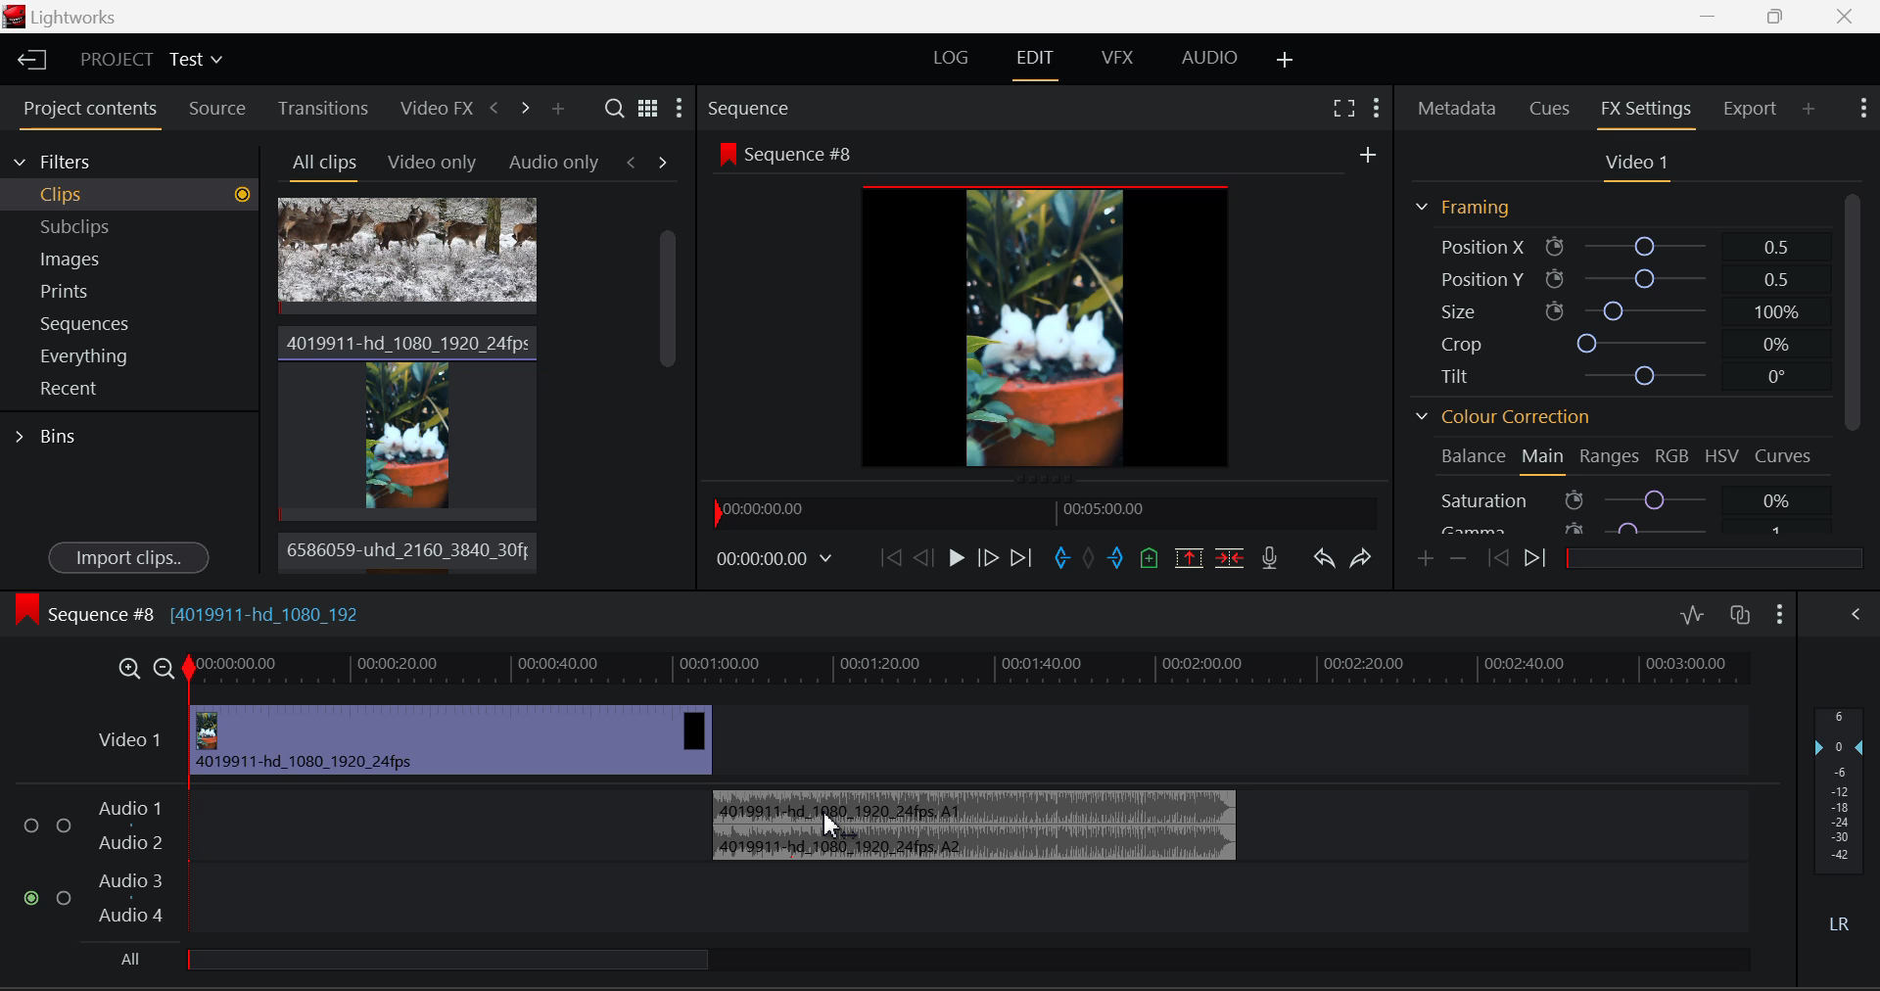 The height and width of the screenshot is (991, 1880). What do you see at coordinates (67, 17) in the screenshot?
I see `Lightworks` at bounding box center [67, 17].